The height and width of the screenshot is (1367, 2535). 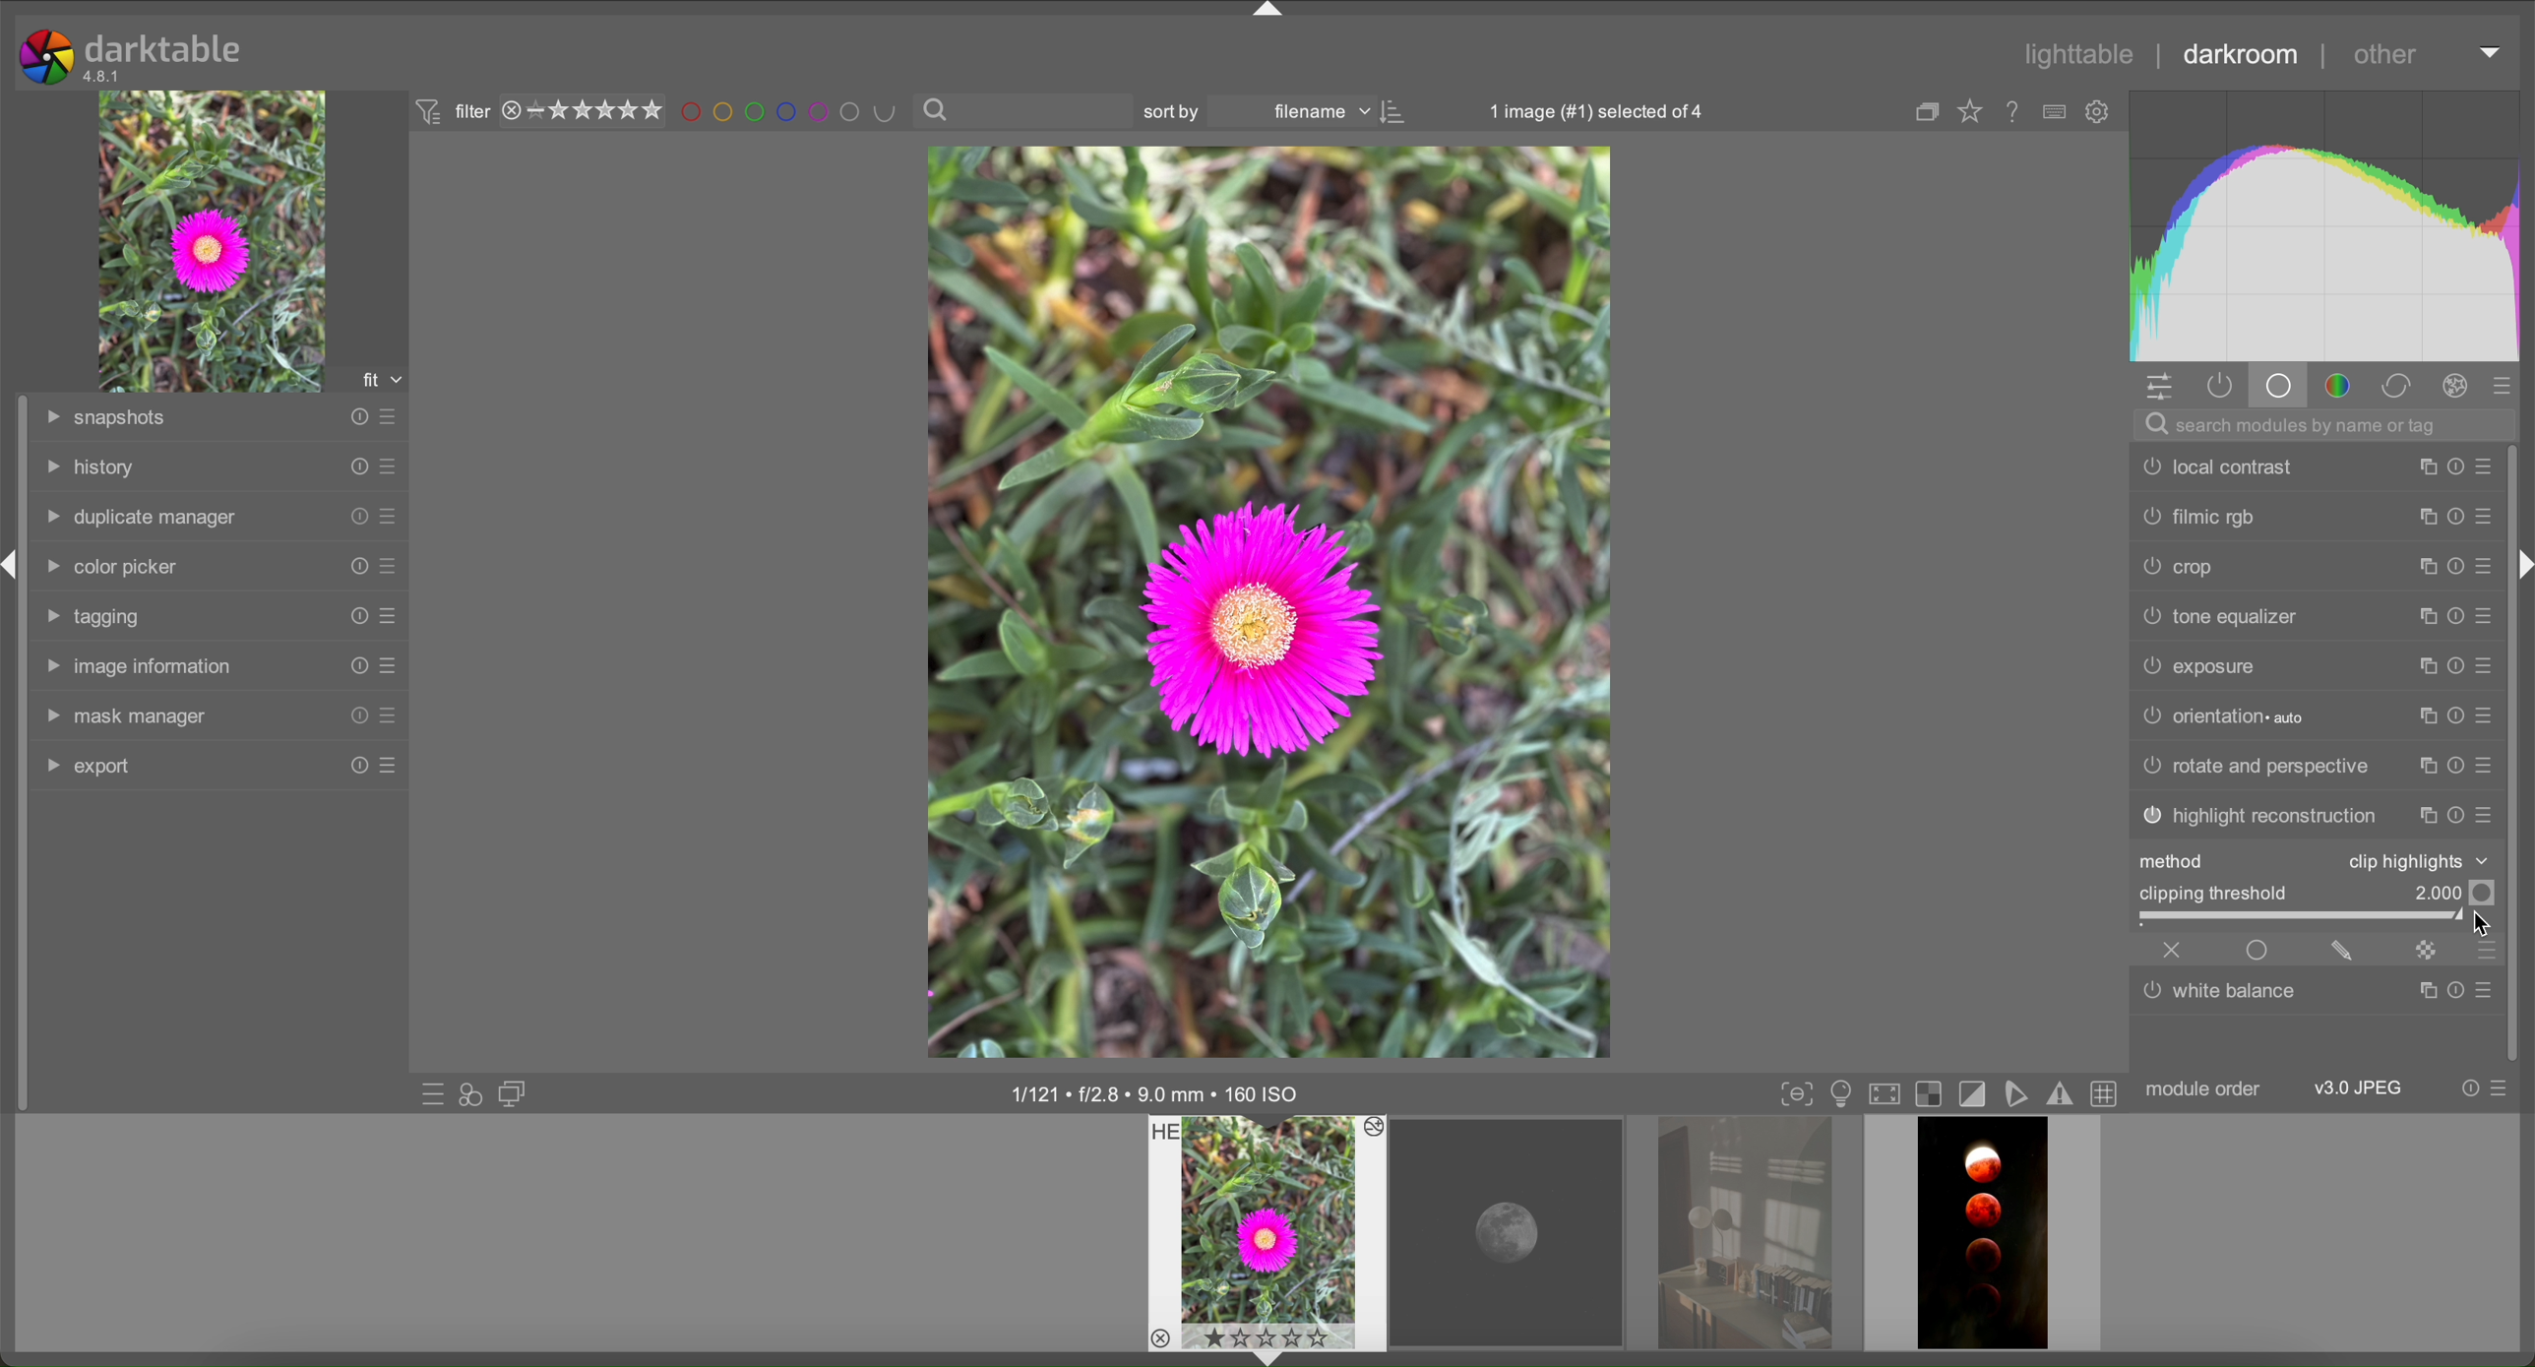 What do you see at coordinates (2257, 817) in the screenshot?
I see `highlight reconstruction` at bounding box center [2257, 817].